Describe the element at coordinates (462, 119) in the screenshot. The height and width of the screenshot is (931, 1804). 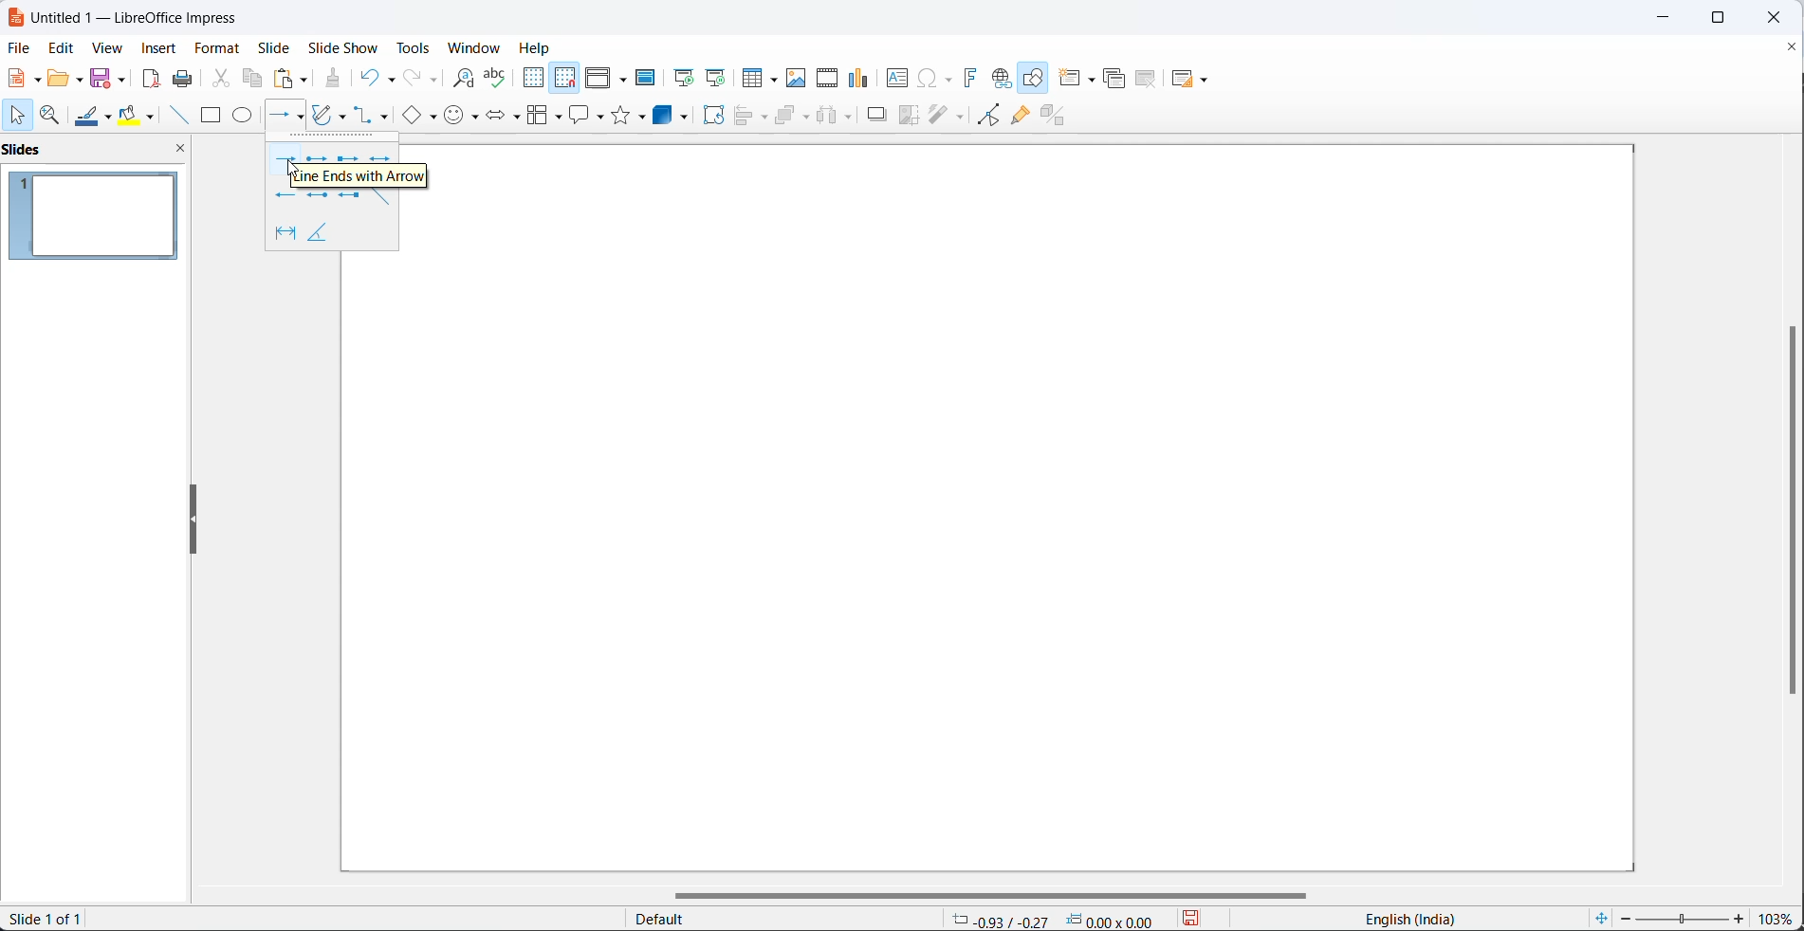
I see `symbol shapes` at that location.